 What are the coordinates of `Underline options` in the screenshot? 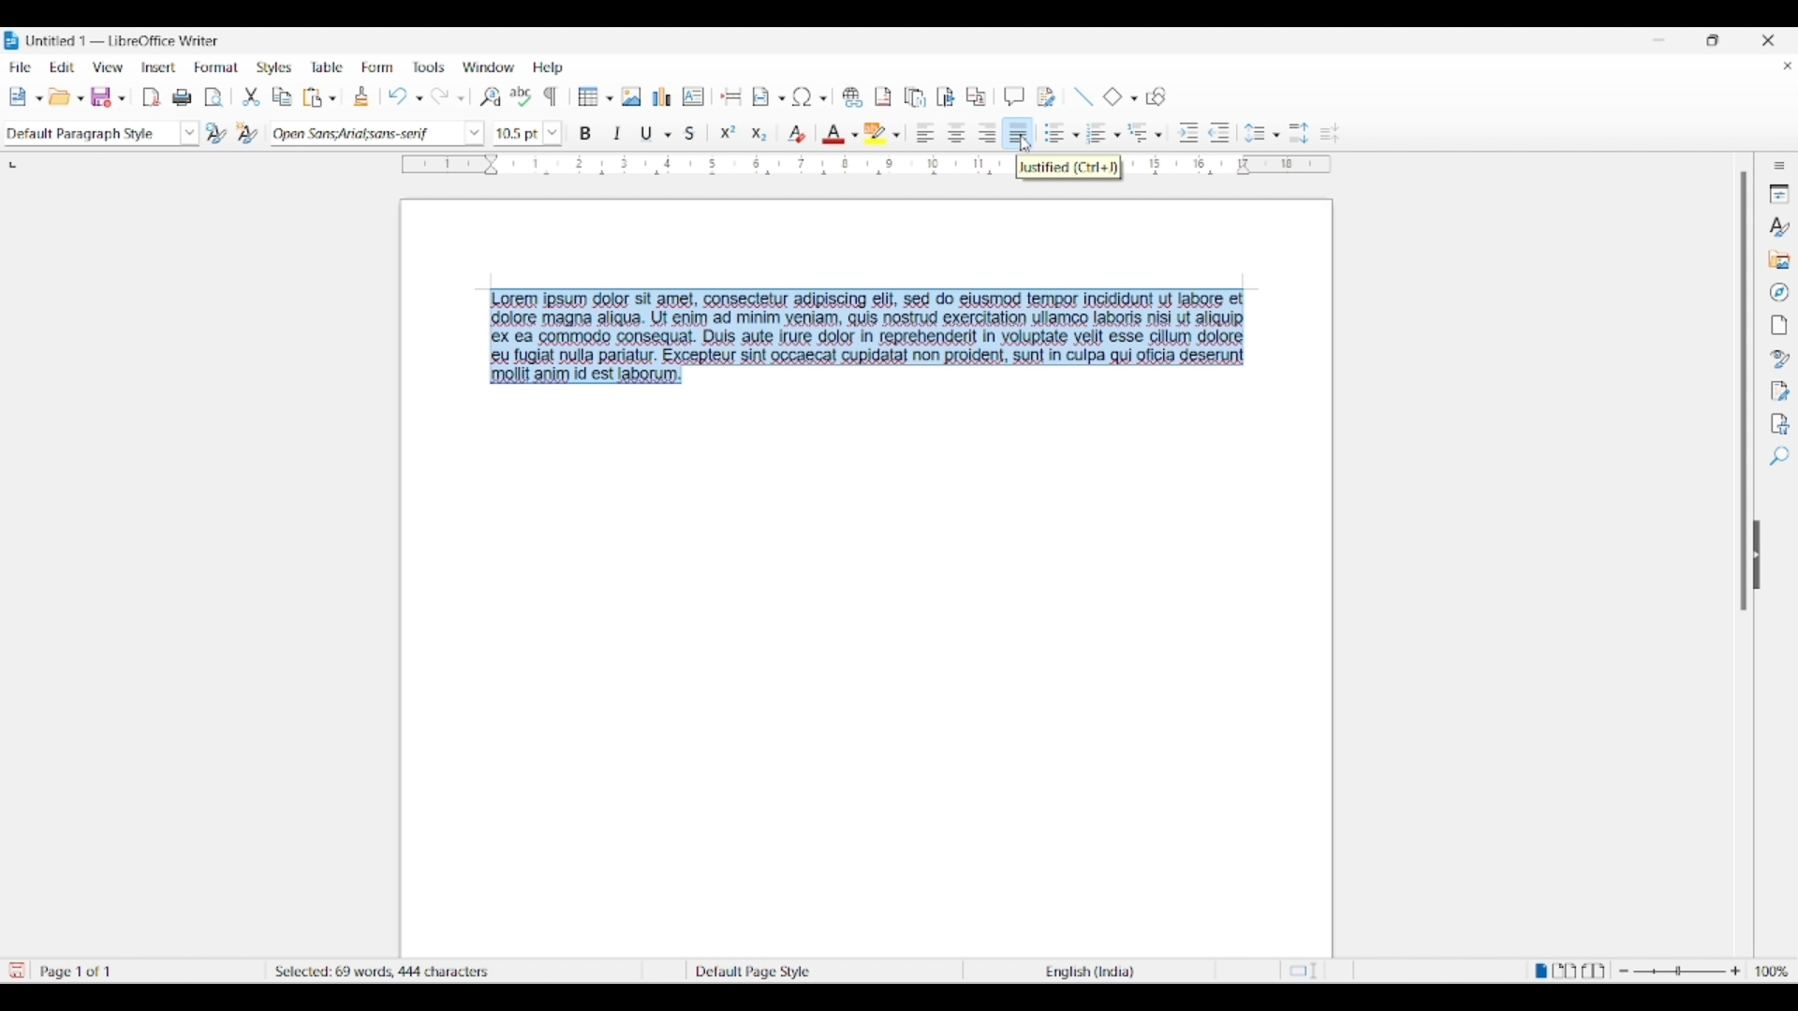 It's located at (668, 135).